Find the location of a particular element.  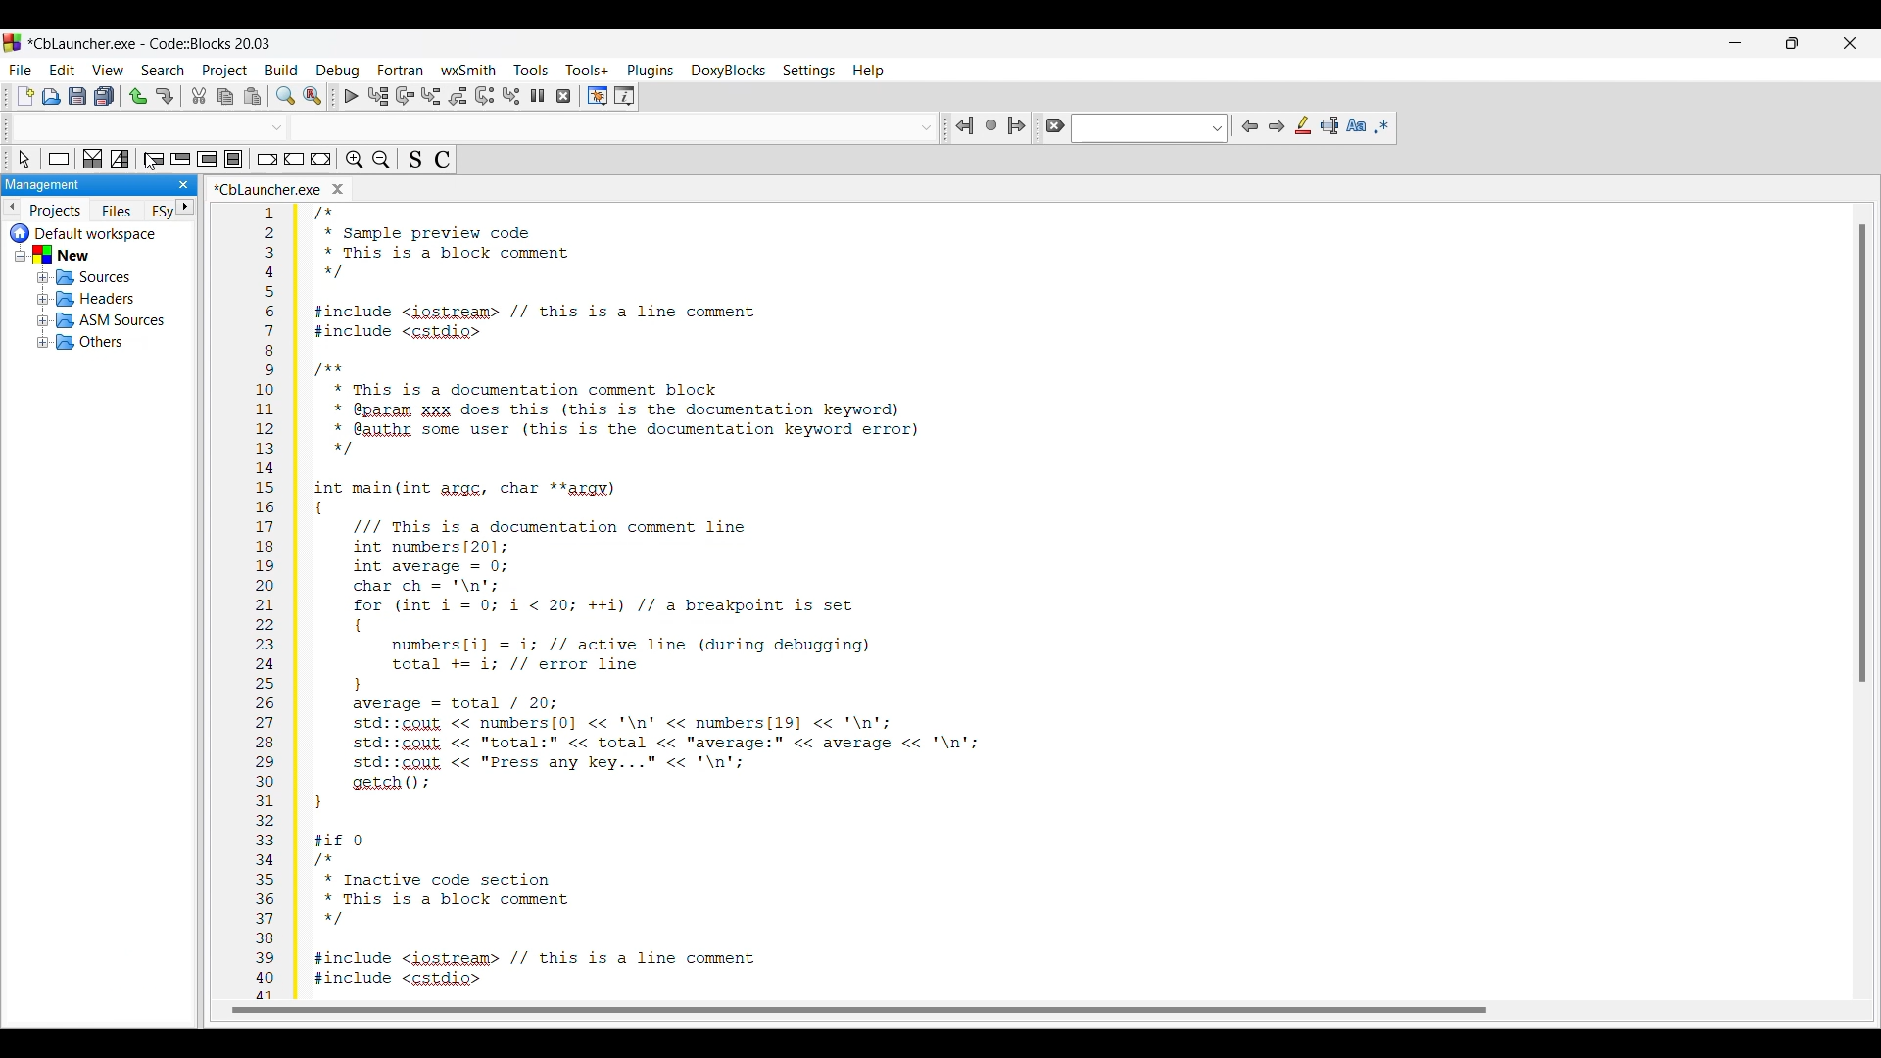

wxSmith menu is located at coordinates (469, 70).